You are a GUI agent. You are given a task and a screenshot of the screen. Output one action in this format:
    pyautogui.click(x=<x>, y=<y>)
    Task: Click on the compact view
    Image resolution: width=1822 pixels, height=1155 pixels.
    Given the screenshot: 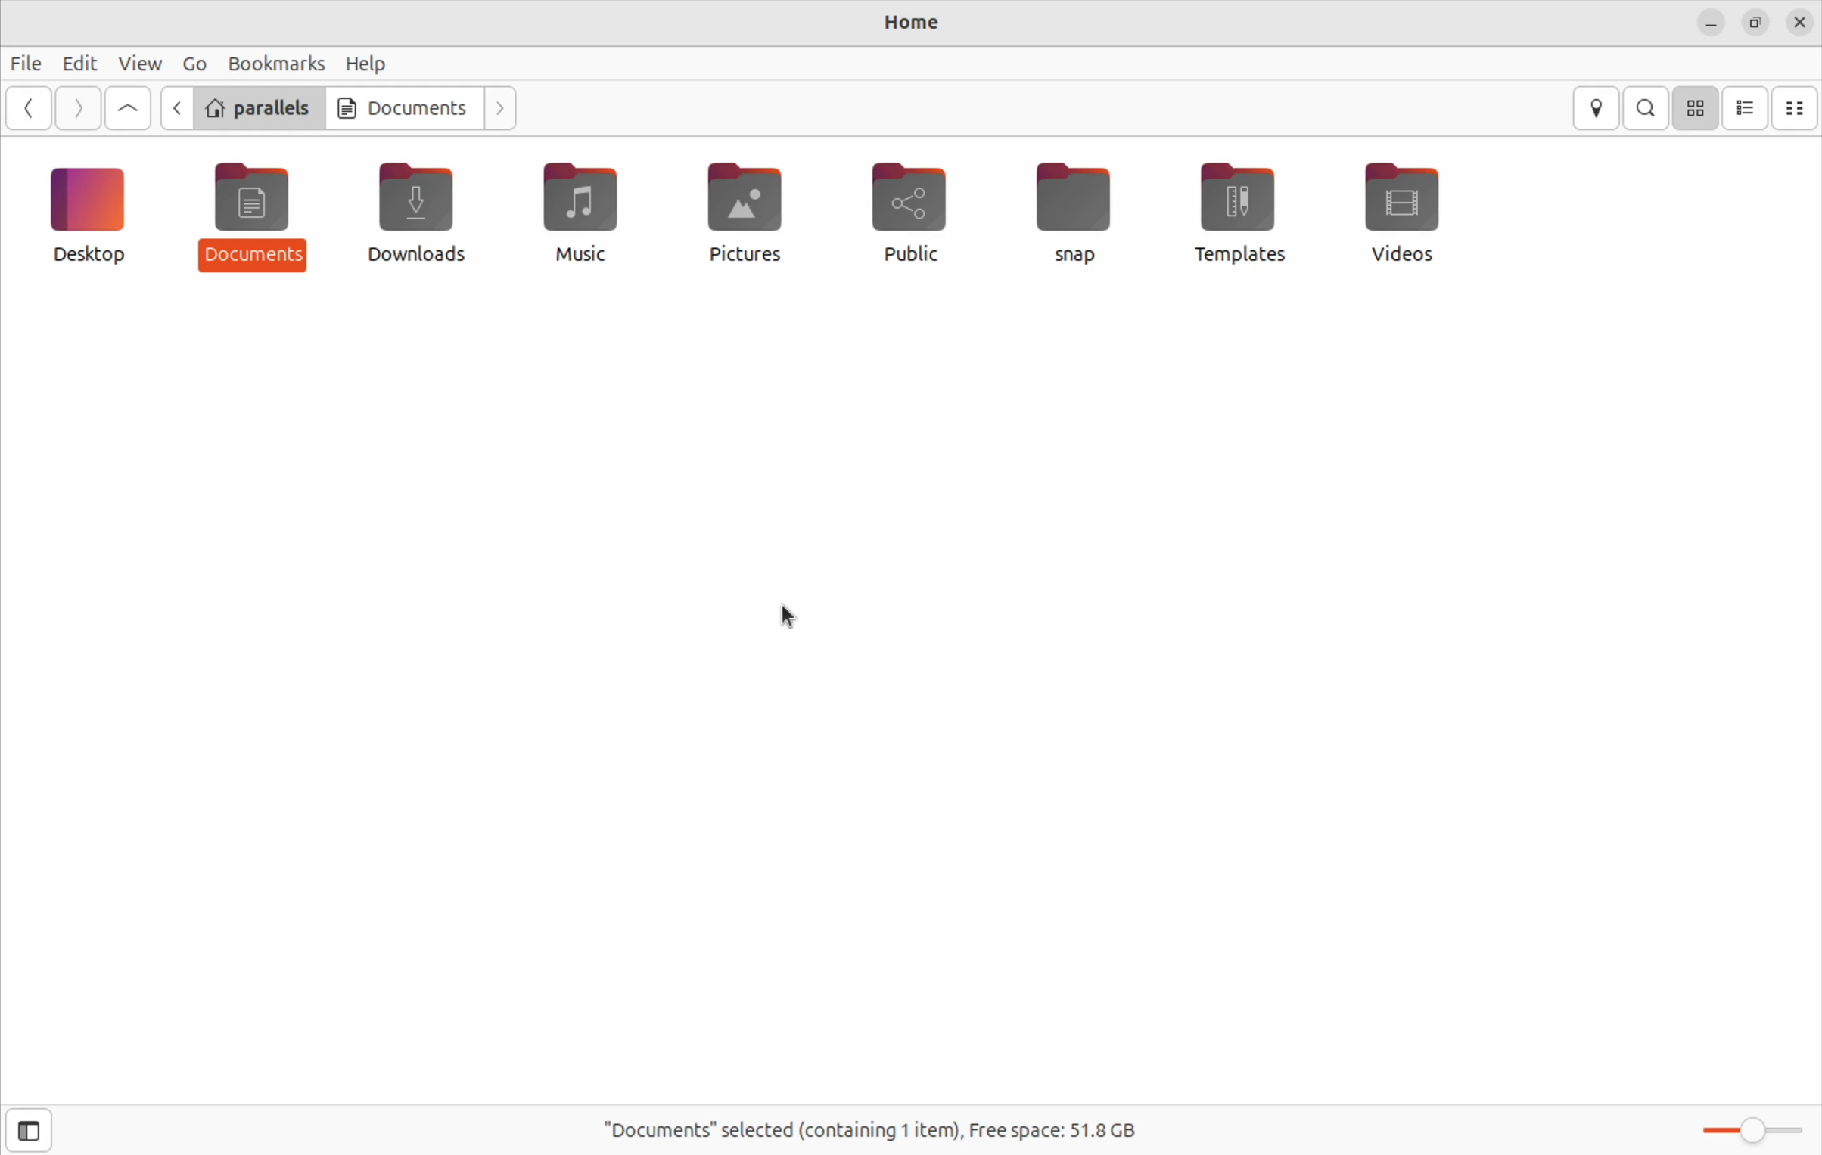 What is the action you would take?
    pyautogui.click(x=1798, y=106)
    